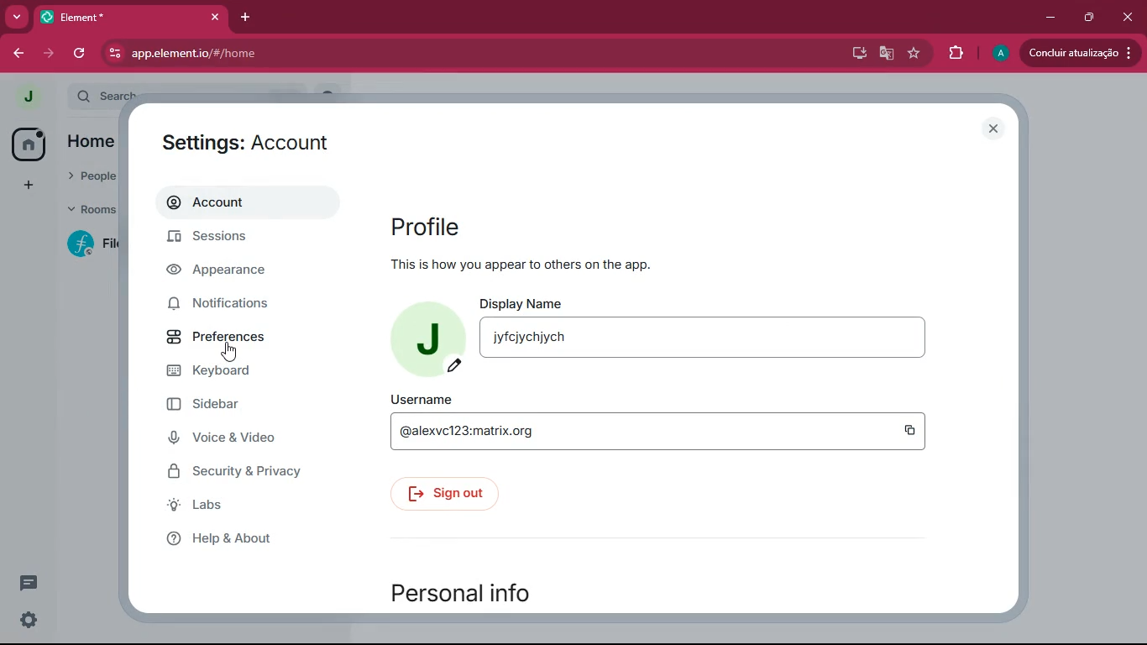 This screenshot has width=1147, height=645. What do you see at coordinates (711, 327) in the screenshot?
I see `display name jyfcjychjych` at bounding box center [711, 327].